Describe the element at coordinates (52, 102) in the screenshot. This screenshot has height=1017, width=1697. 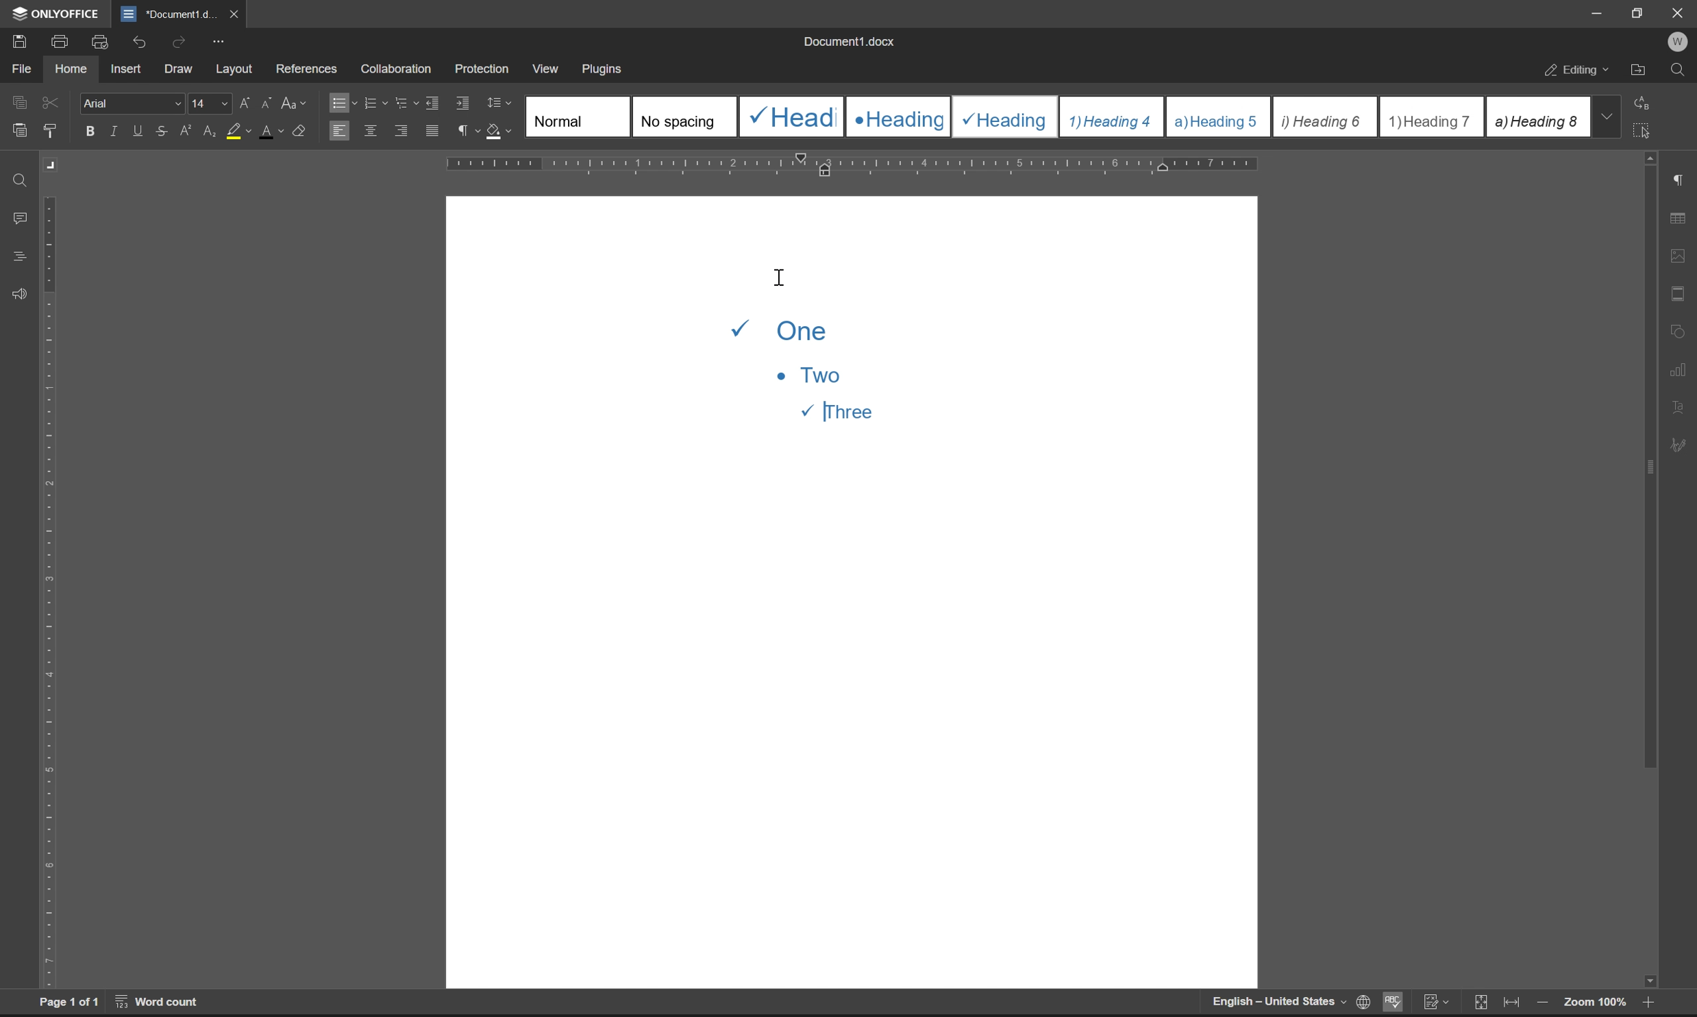
I see `cut` at that location.